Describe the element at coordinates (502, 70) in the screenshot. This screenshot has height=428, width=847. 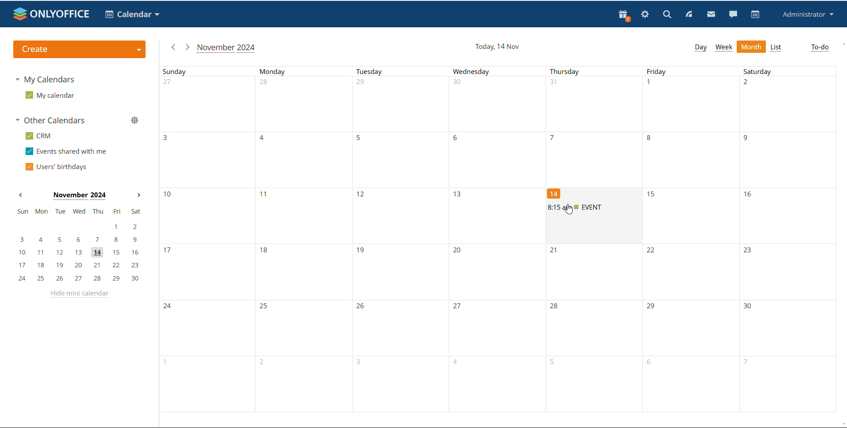
I see `Sunday, Monday, Tuesday, Wednesday, Thursday, Friday, Saturday ` at that location.